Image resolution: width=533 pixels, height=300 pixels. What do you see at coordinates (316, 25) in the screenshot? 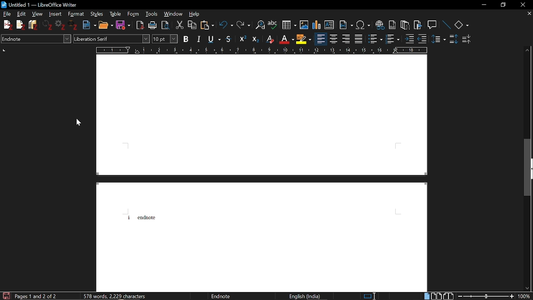
I see `Insert diagram` at bounding box center [316, 25].